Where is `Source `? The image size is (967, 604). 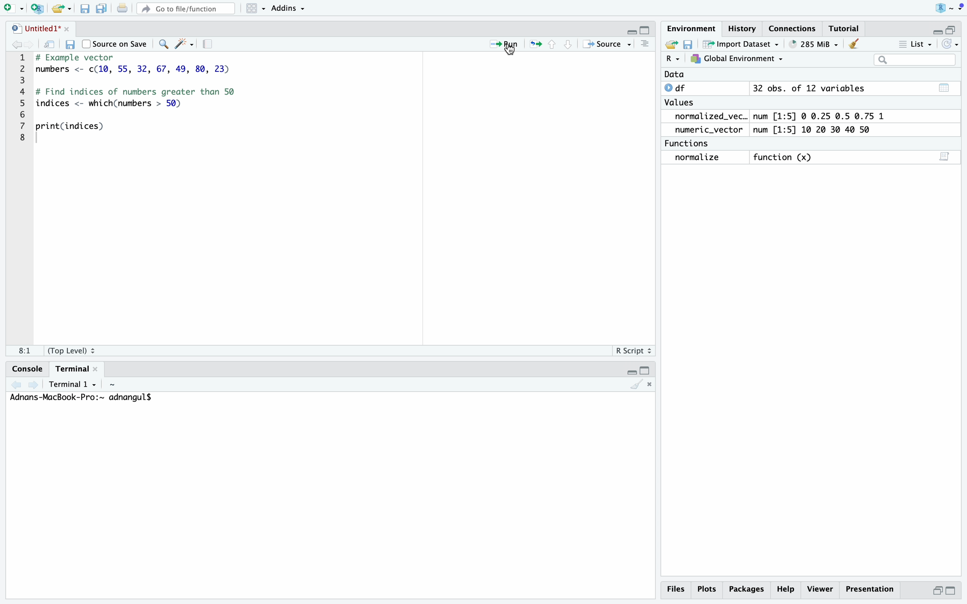
Source  is located at coordinates (609, 44).